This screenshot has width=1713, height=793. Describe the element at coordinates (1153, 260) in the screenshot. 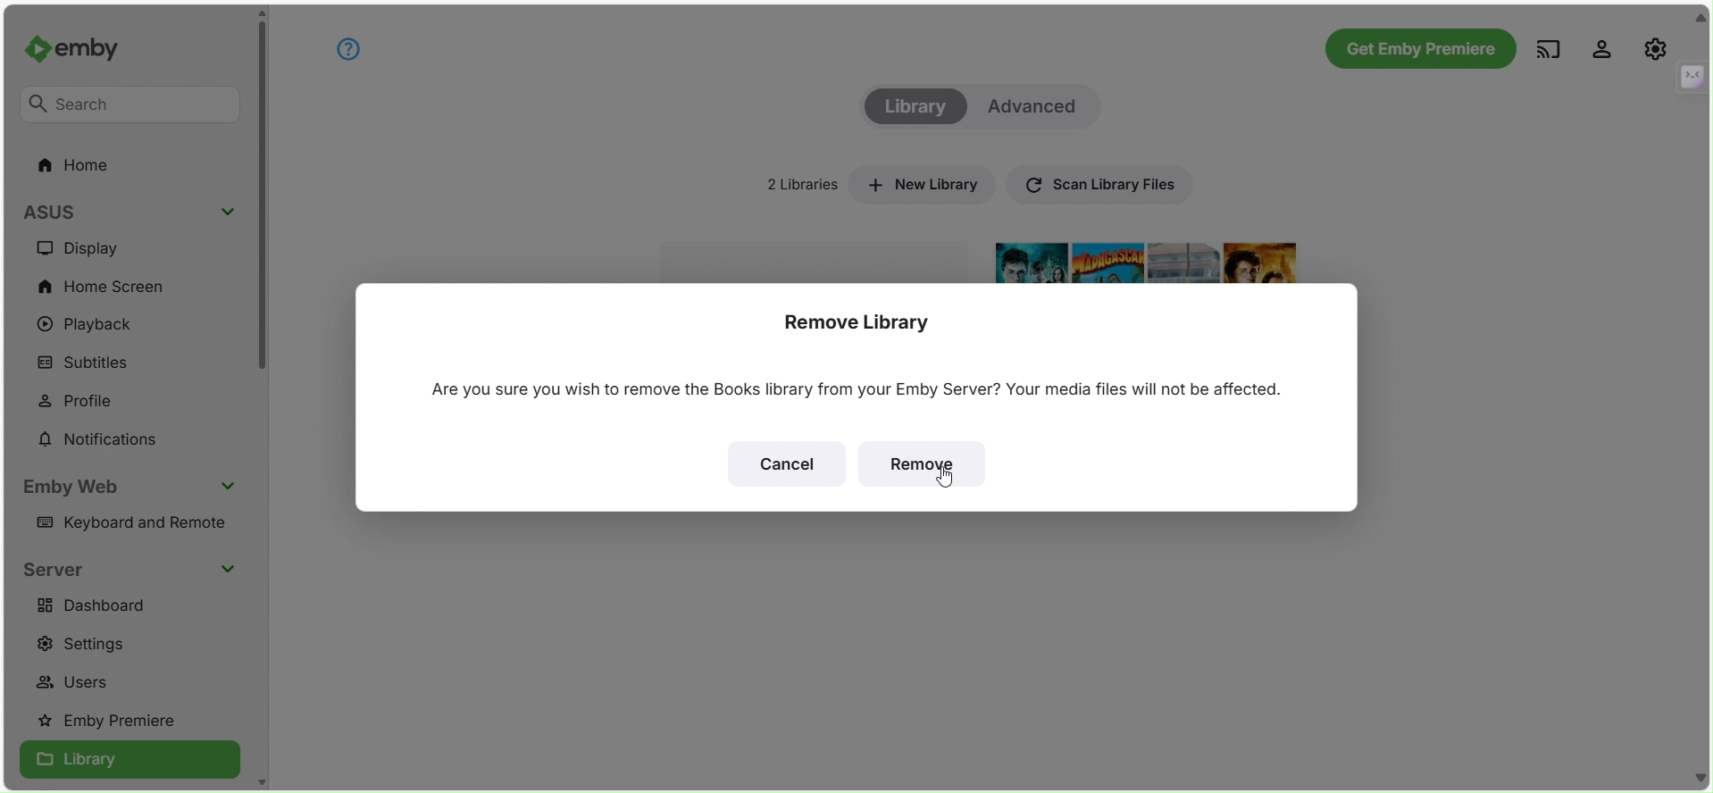

I see `library: Movies` at that location.